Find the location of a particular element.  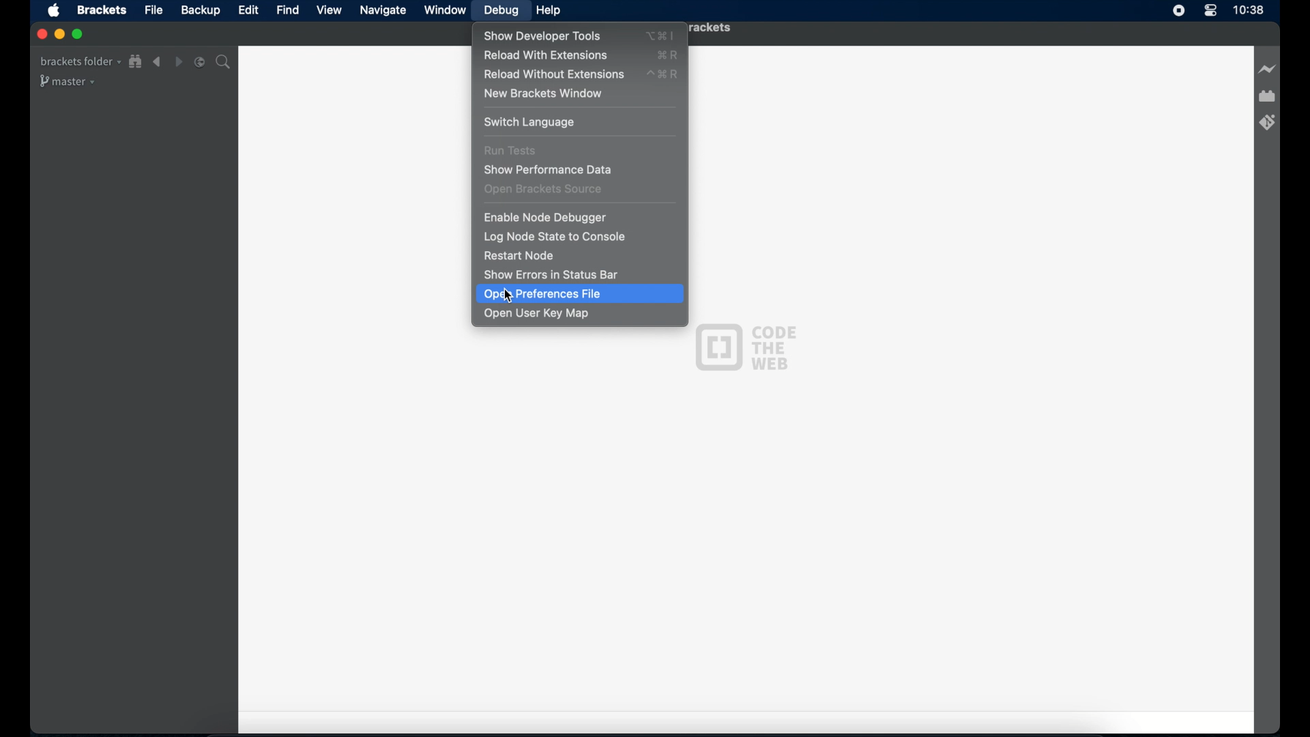

open  preferences file is located at coordinates (579, 294).